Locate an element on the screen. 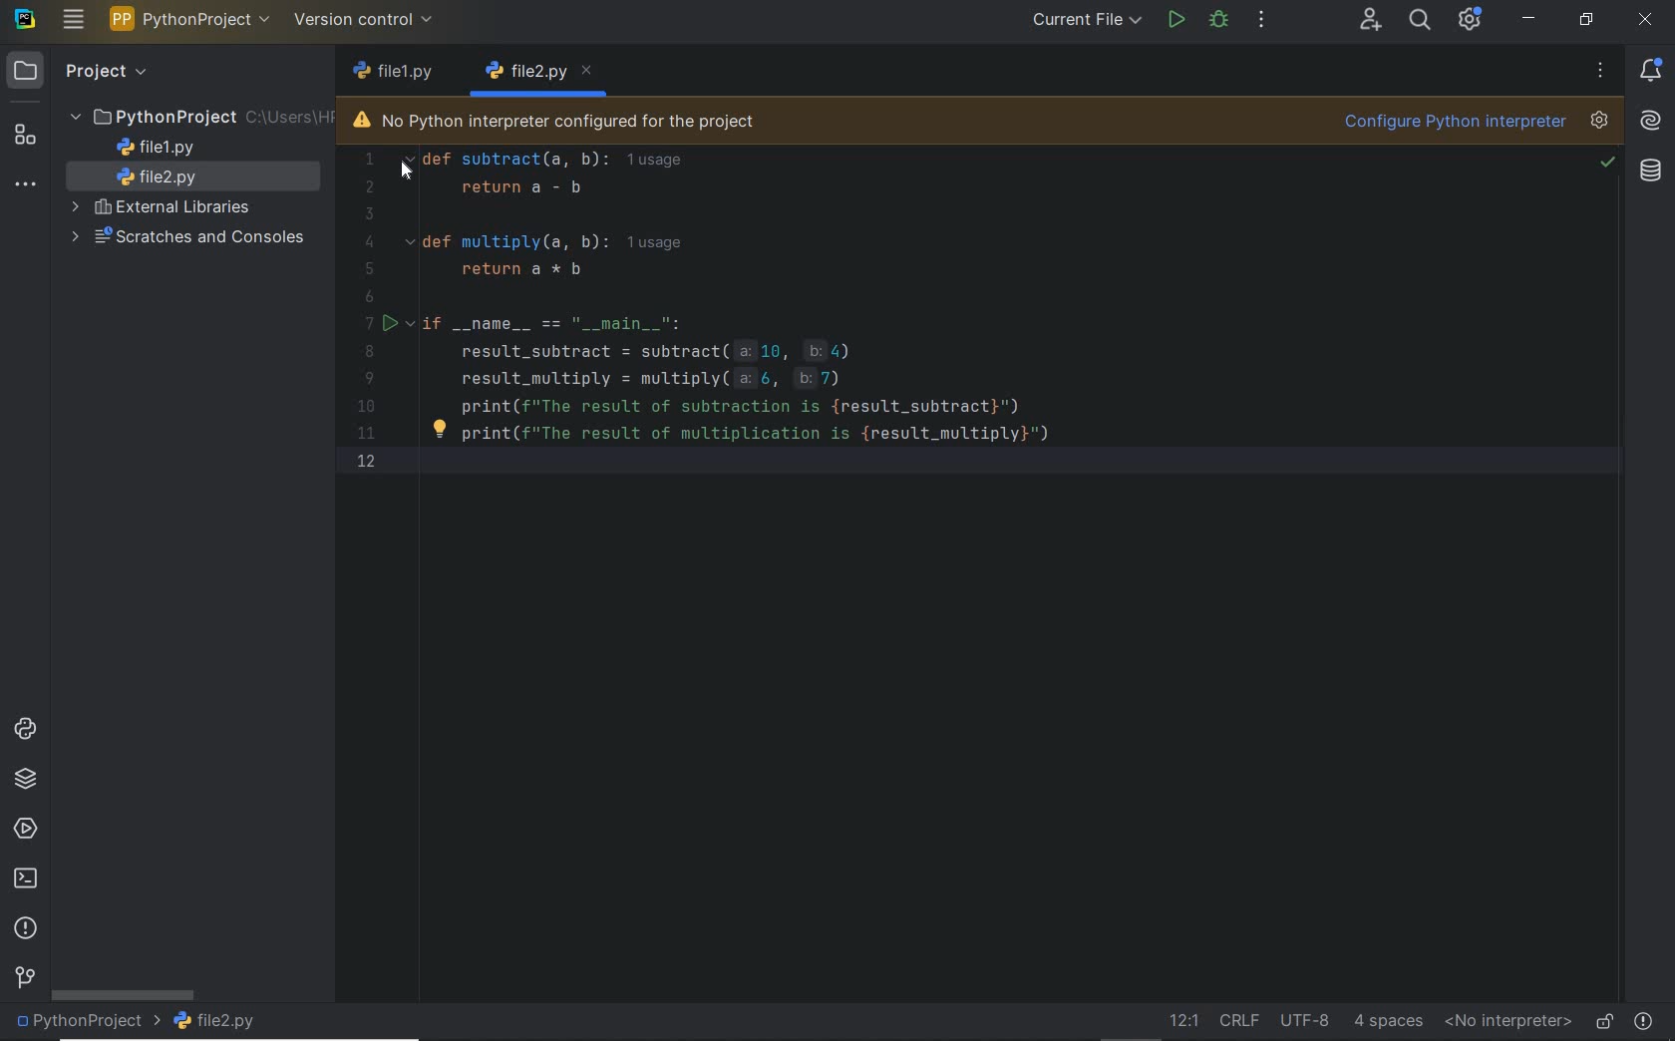  more actions is located at coordinates (1261, 19).